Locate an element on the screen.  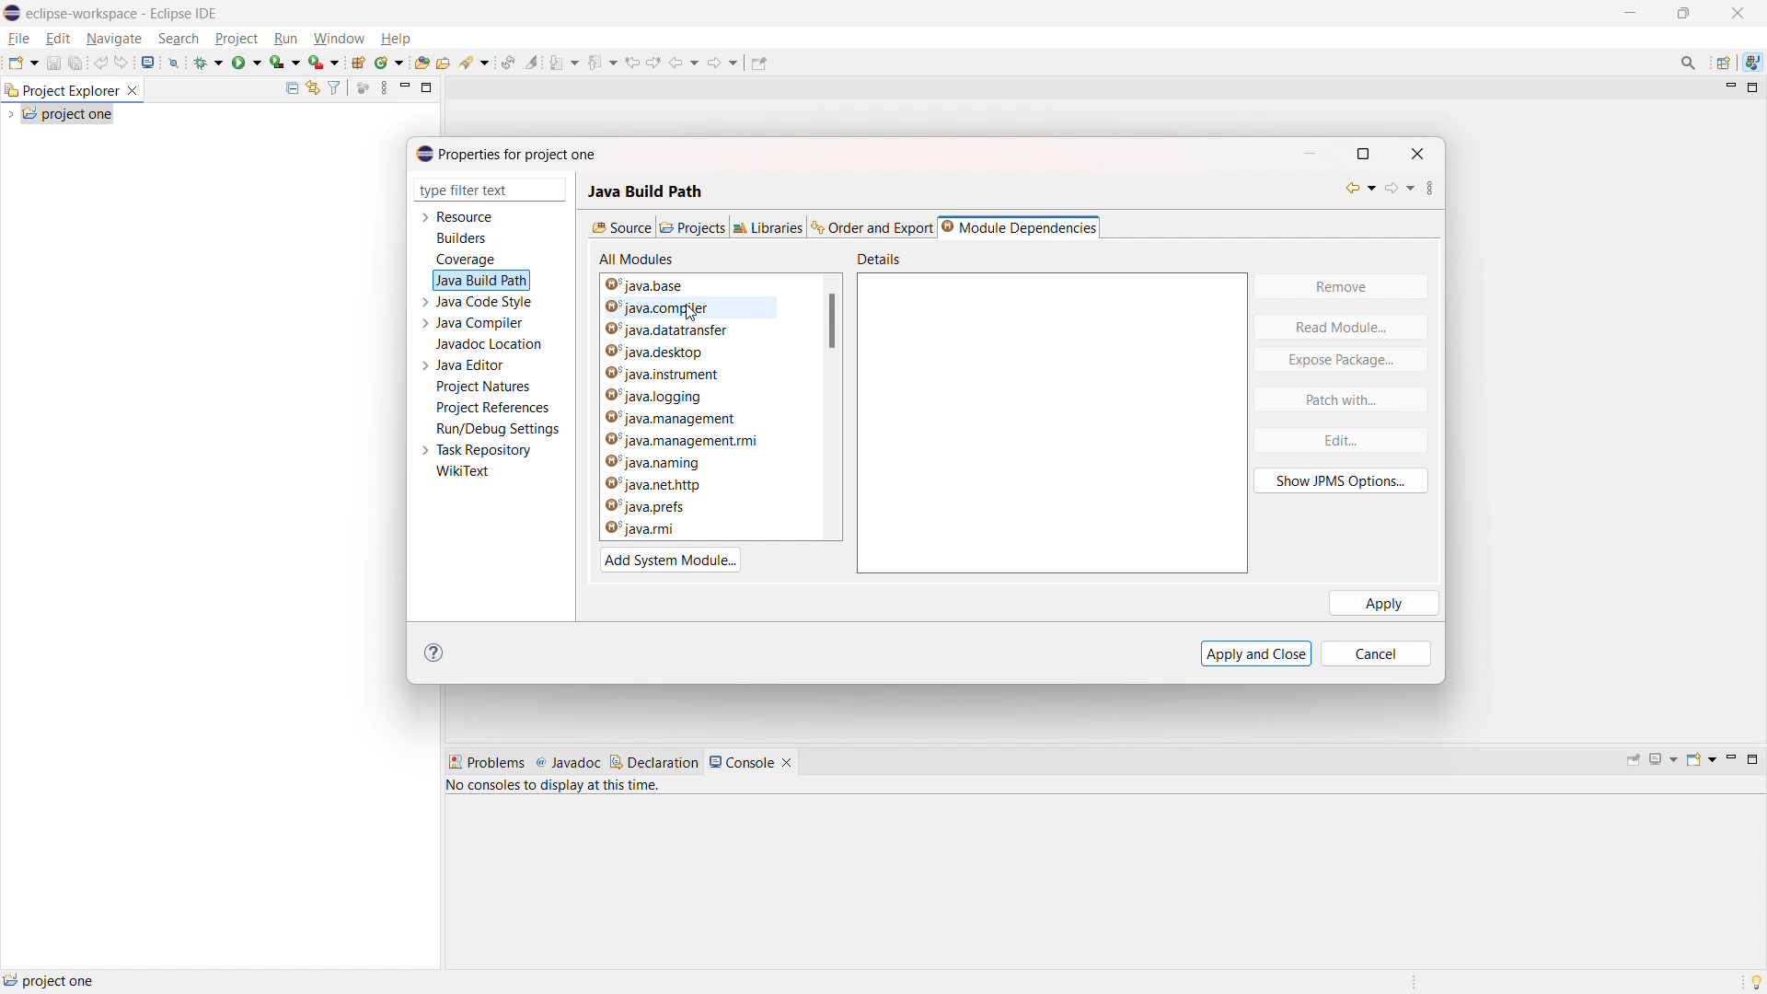
maximize is located at coordinates (1752, 759).